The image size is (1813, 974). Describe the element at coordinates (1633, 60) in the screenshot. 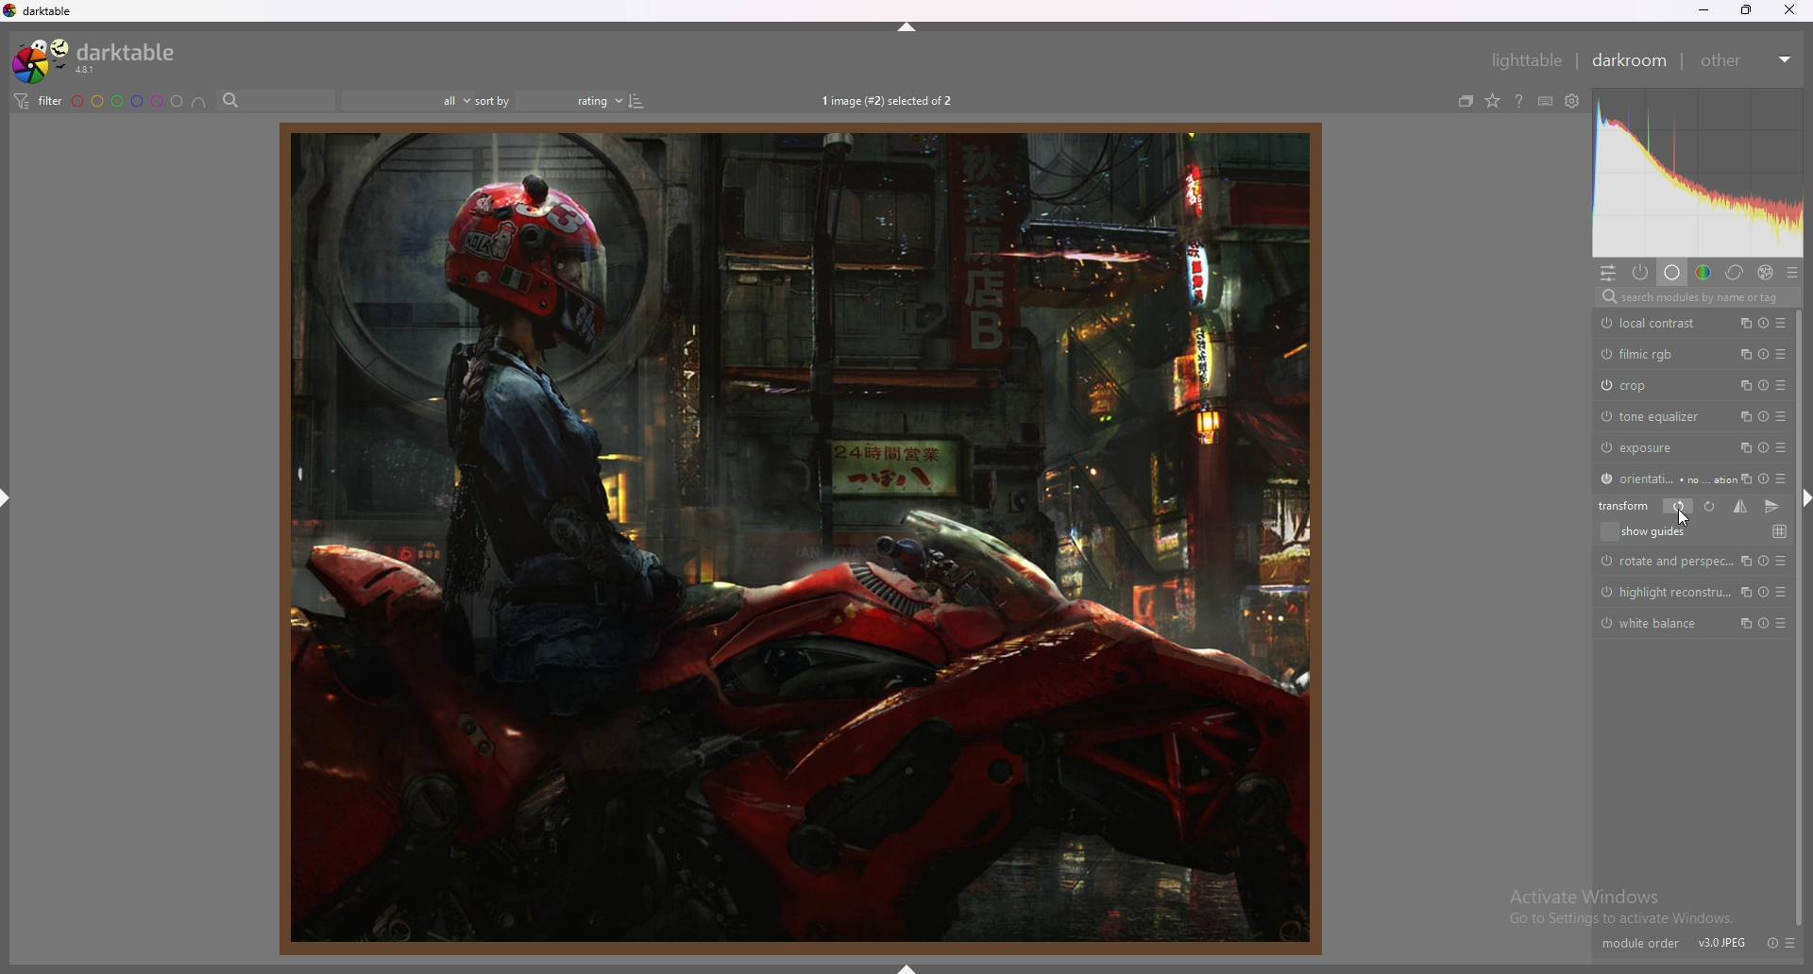

I see `darkroom` at that location.